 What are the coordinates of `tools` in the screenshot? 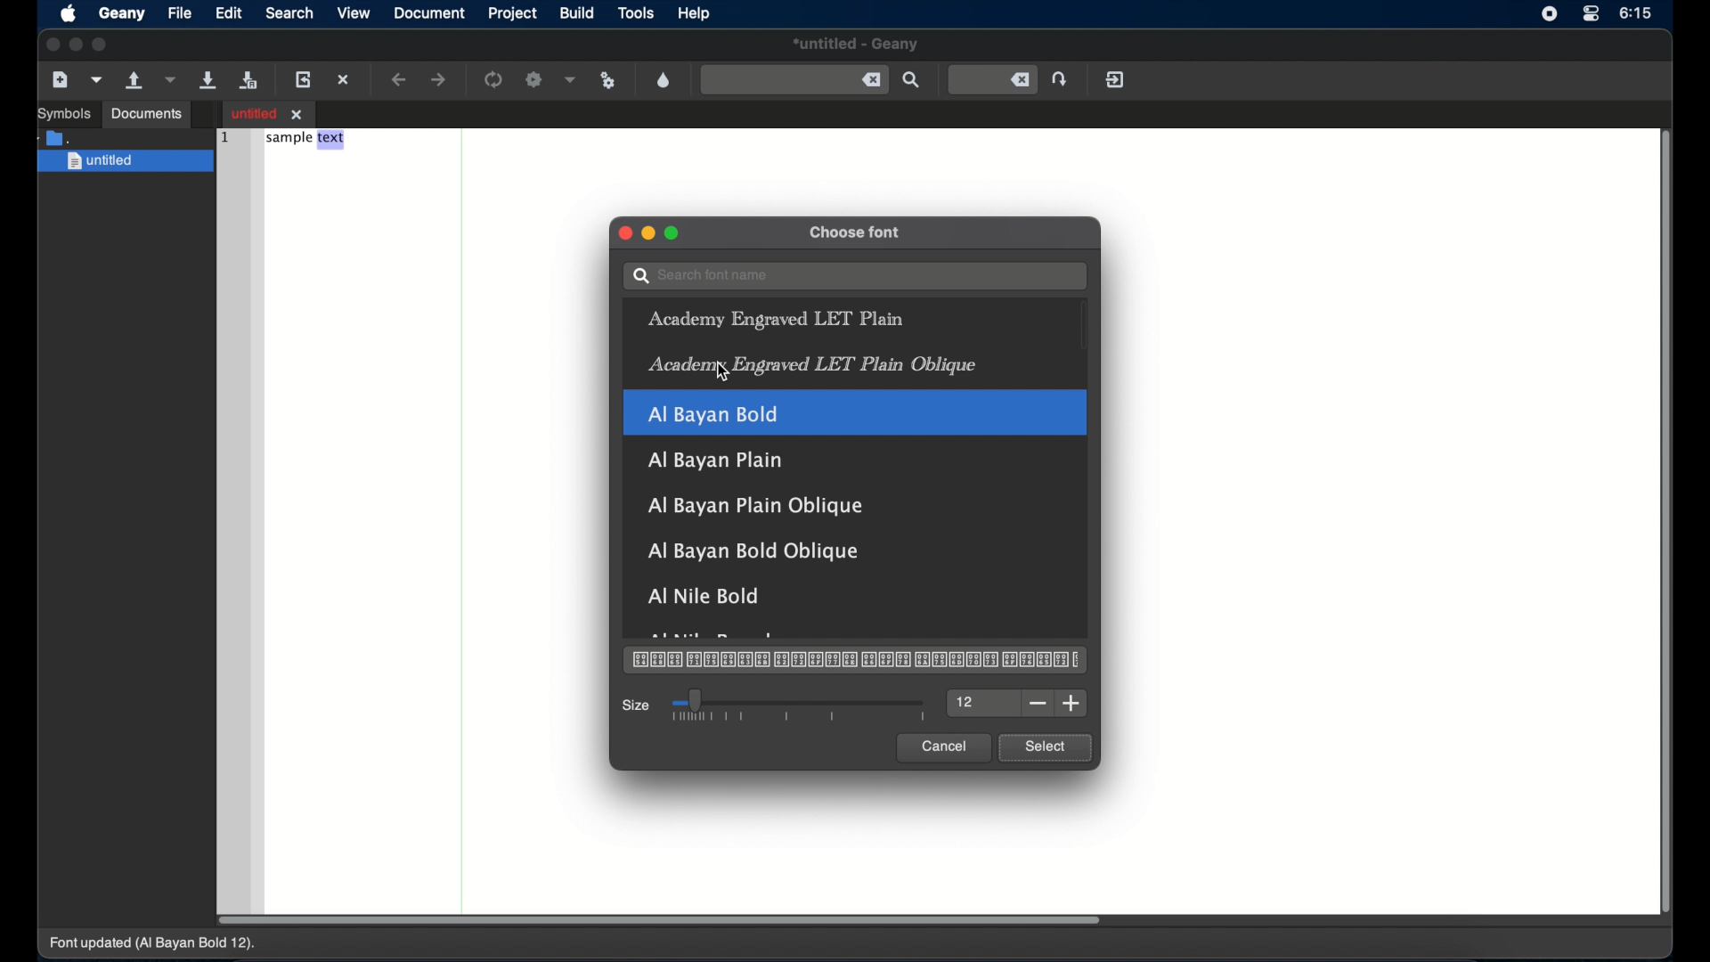 It's located at (638, 14).